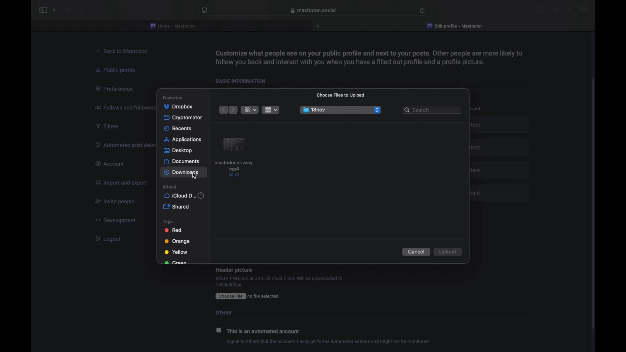 This screenshot has height=352, width=626. What do you see at coordinates (182, 161) in the screenshot?
I see `documents` at bounding box center [182, 161].